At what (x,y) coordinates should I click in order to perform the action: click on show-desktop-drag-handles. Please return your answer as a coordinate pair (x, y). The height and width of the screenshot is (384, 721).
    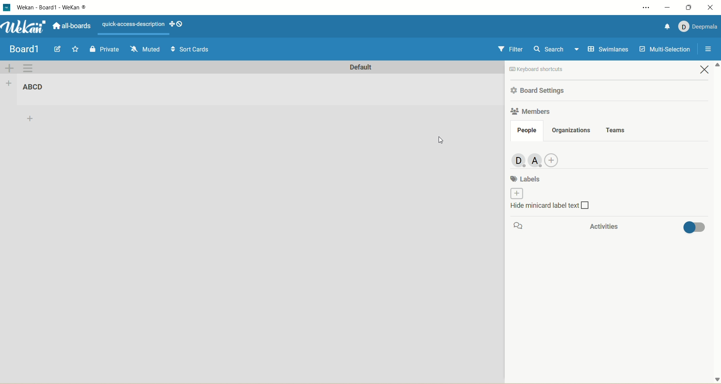
    Looking at the image, I should click on (172, 24).